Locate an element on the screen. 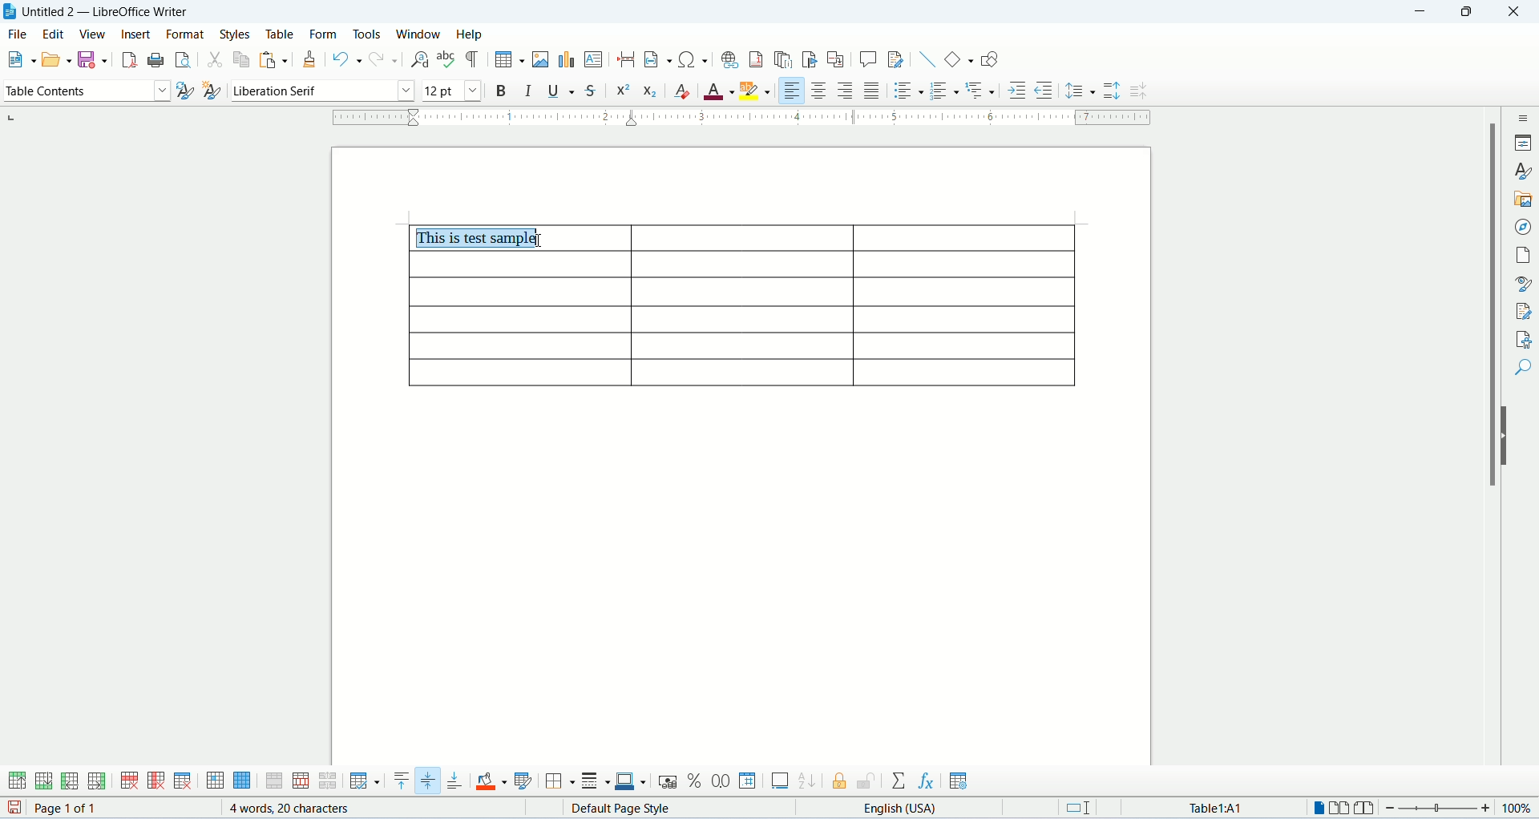  style inspector is located at coordinates (1525, 283).